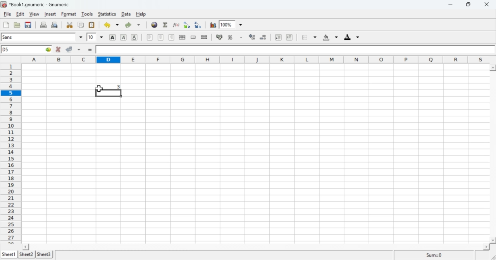 The image size is (496, 260). I want to click on Decrease number of decimals, so click(264, 37).